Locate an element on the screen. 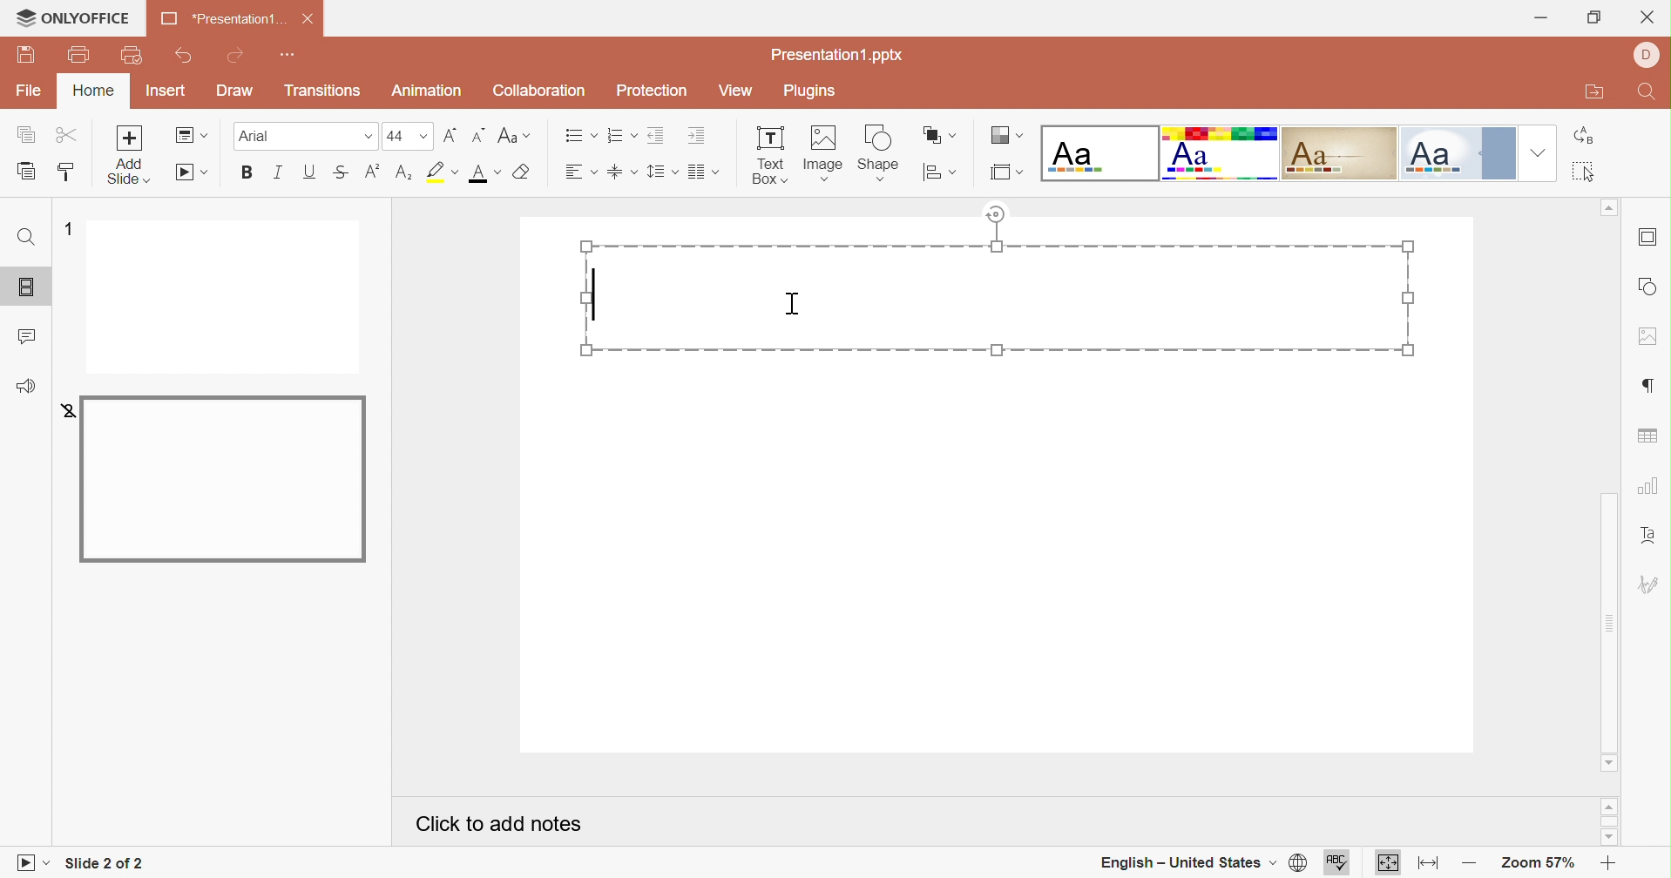  Scroll bar is located at coordinates (1608, 621).